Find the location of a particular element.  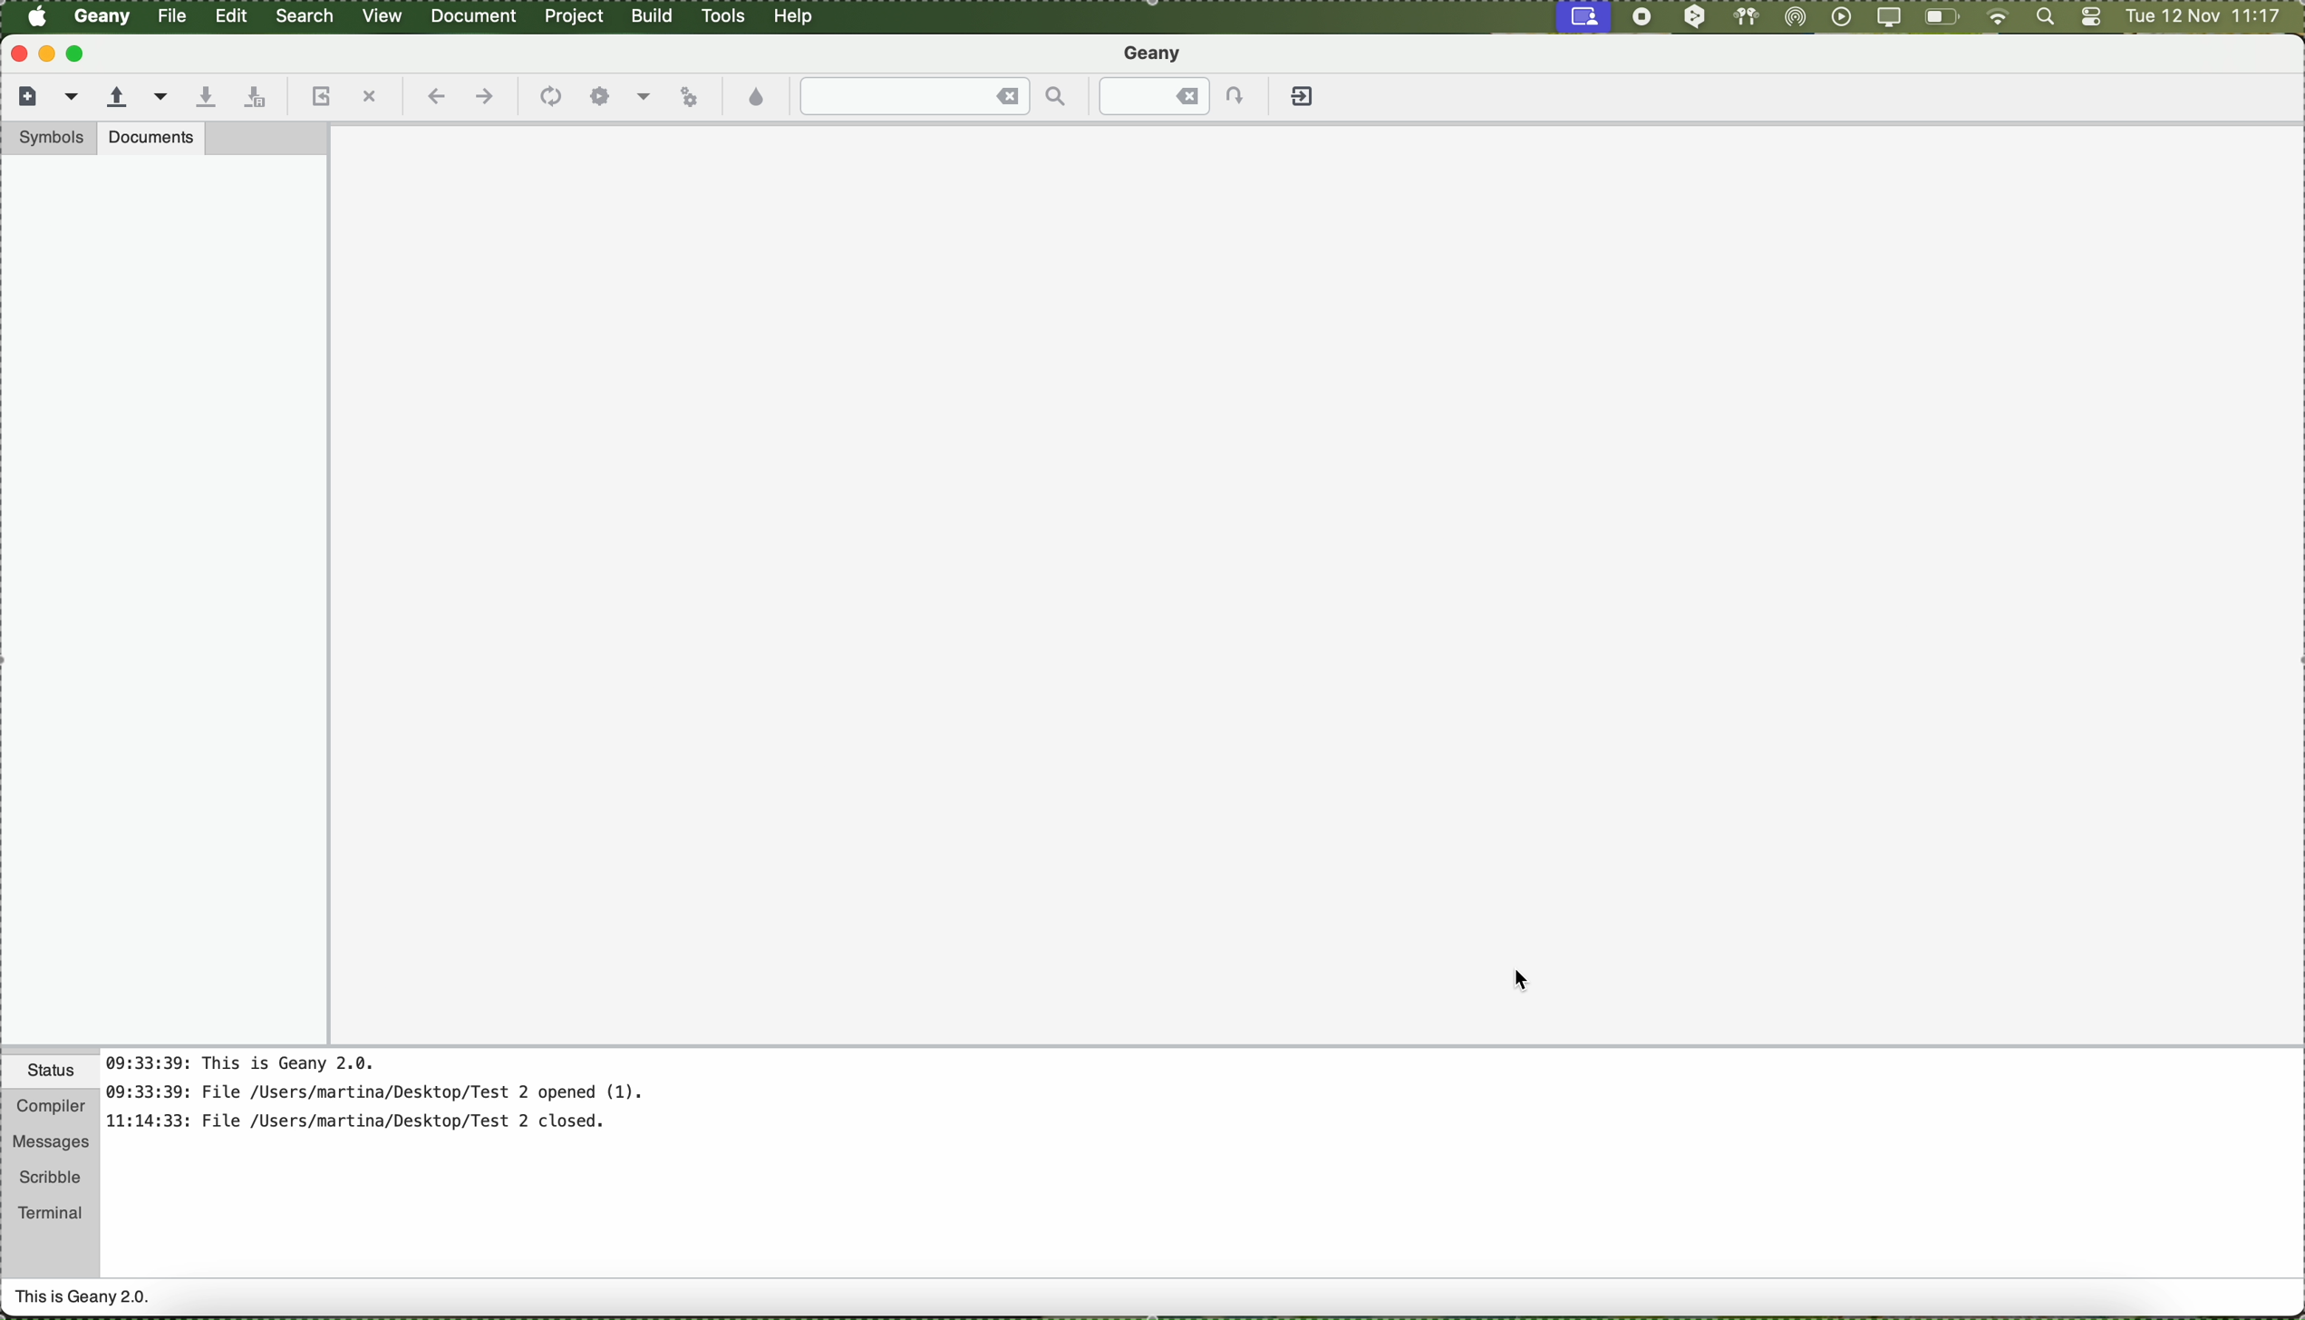

save the current file is located at coordinates (205, 98).